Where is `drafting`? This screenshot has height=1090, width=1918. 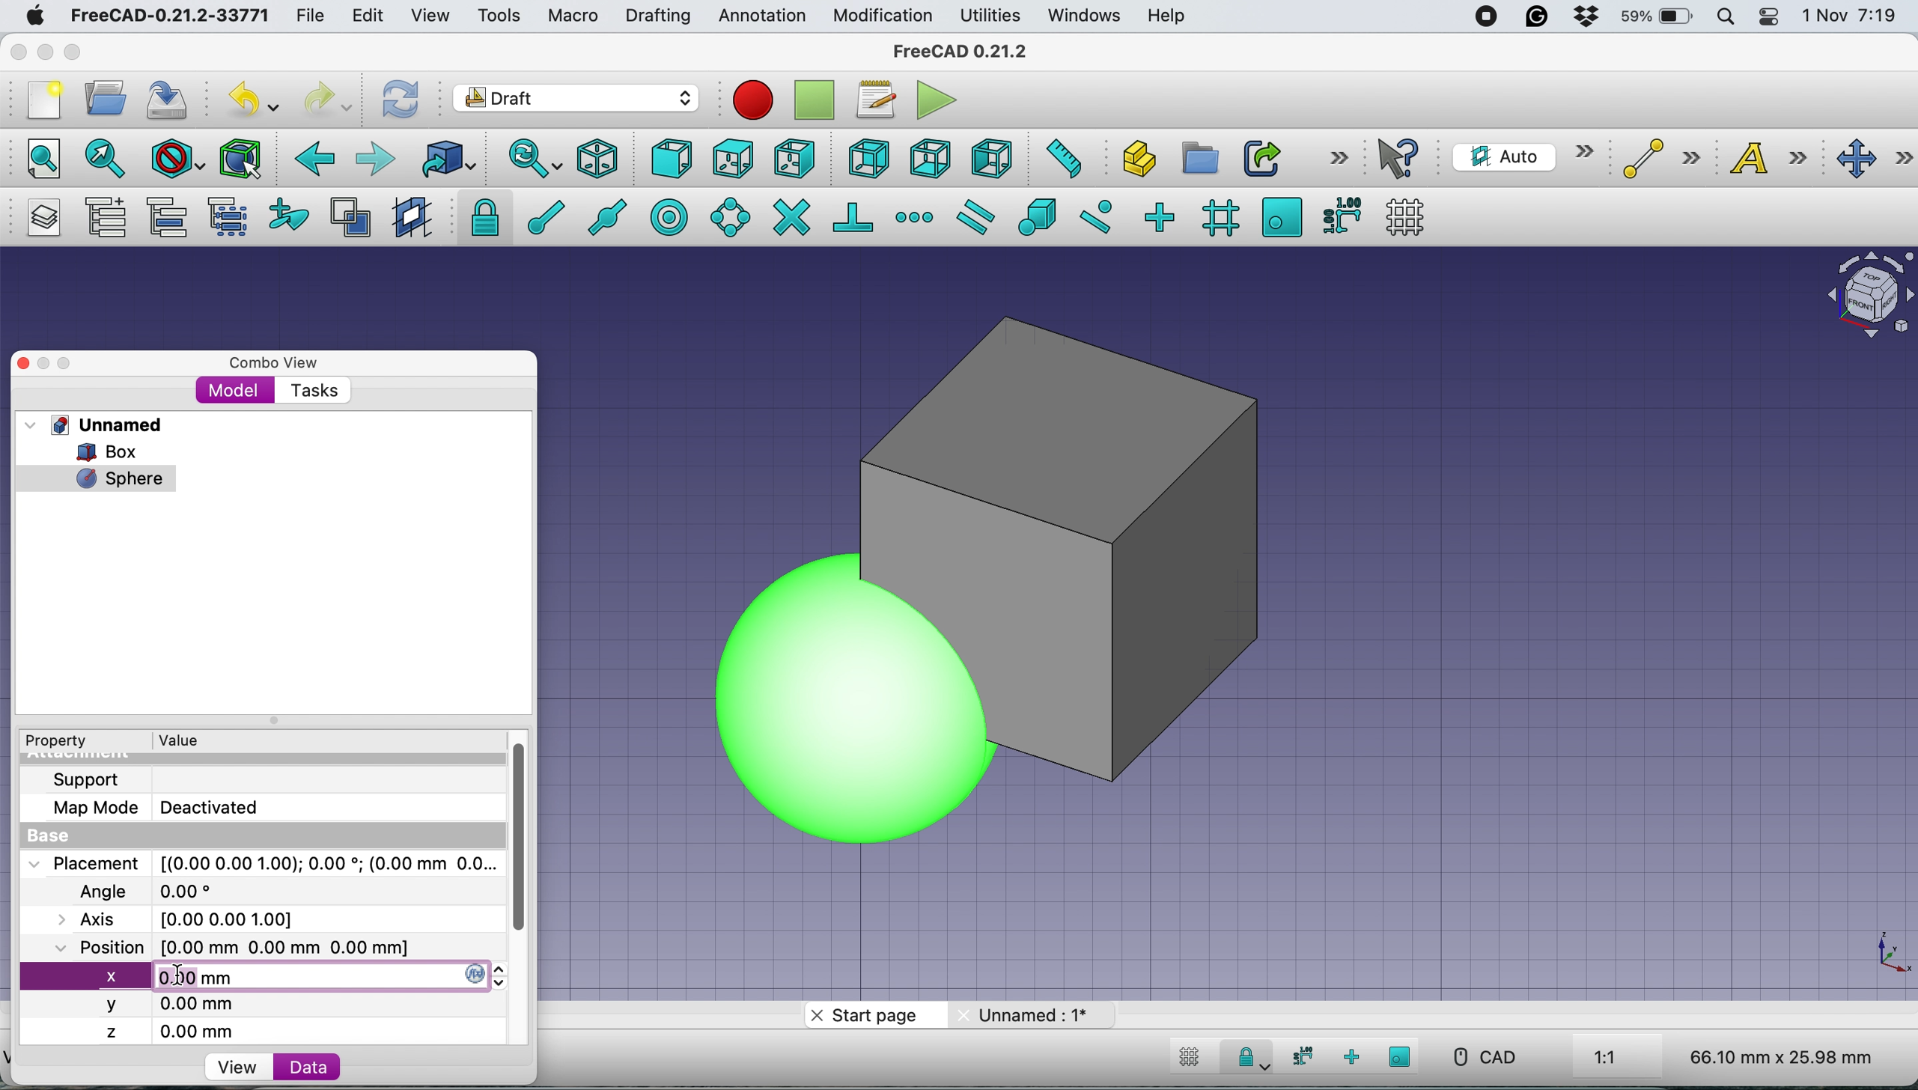 drafting is located at coordinates (657, 17).